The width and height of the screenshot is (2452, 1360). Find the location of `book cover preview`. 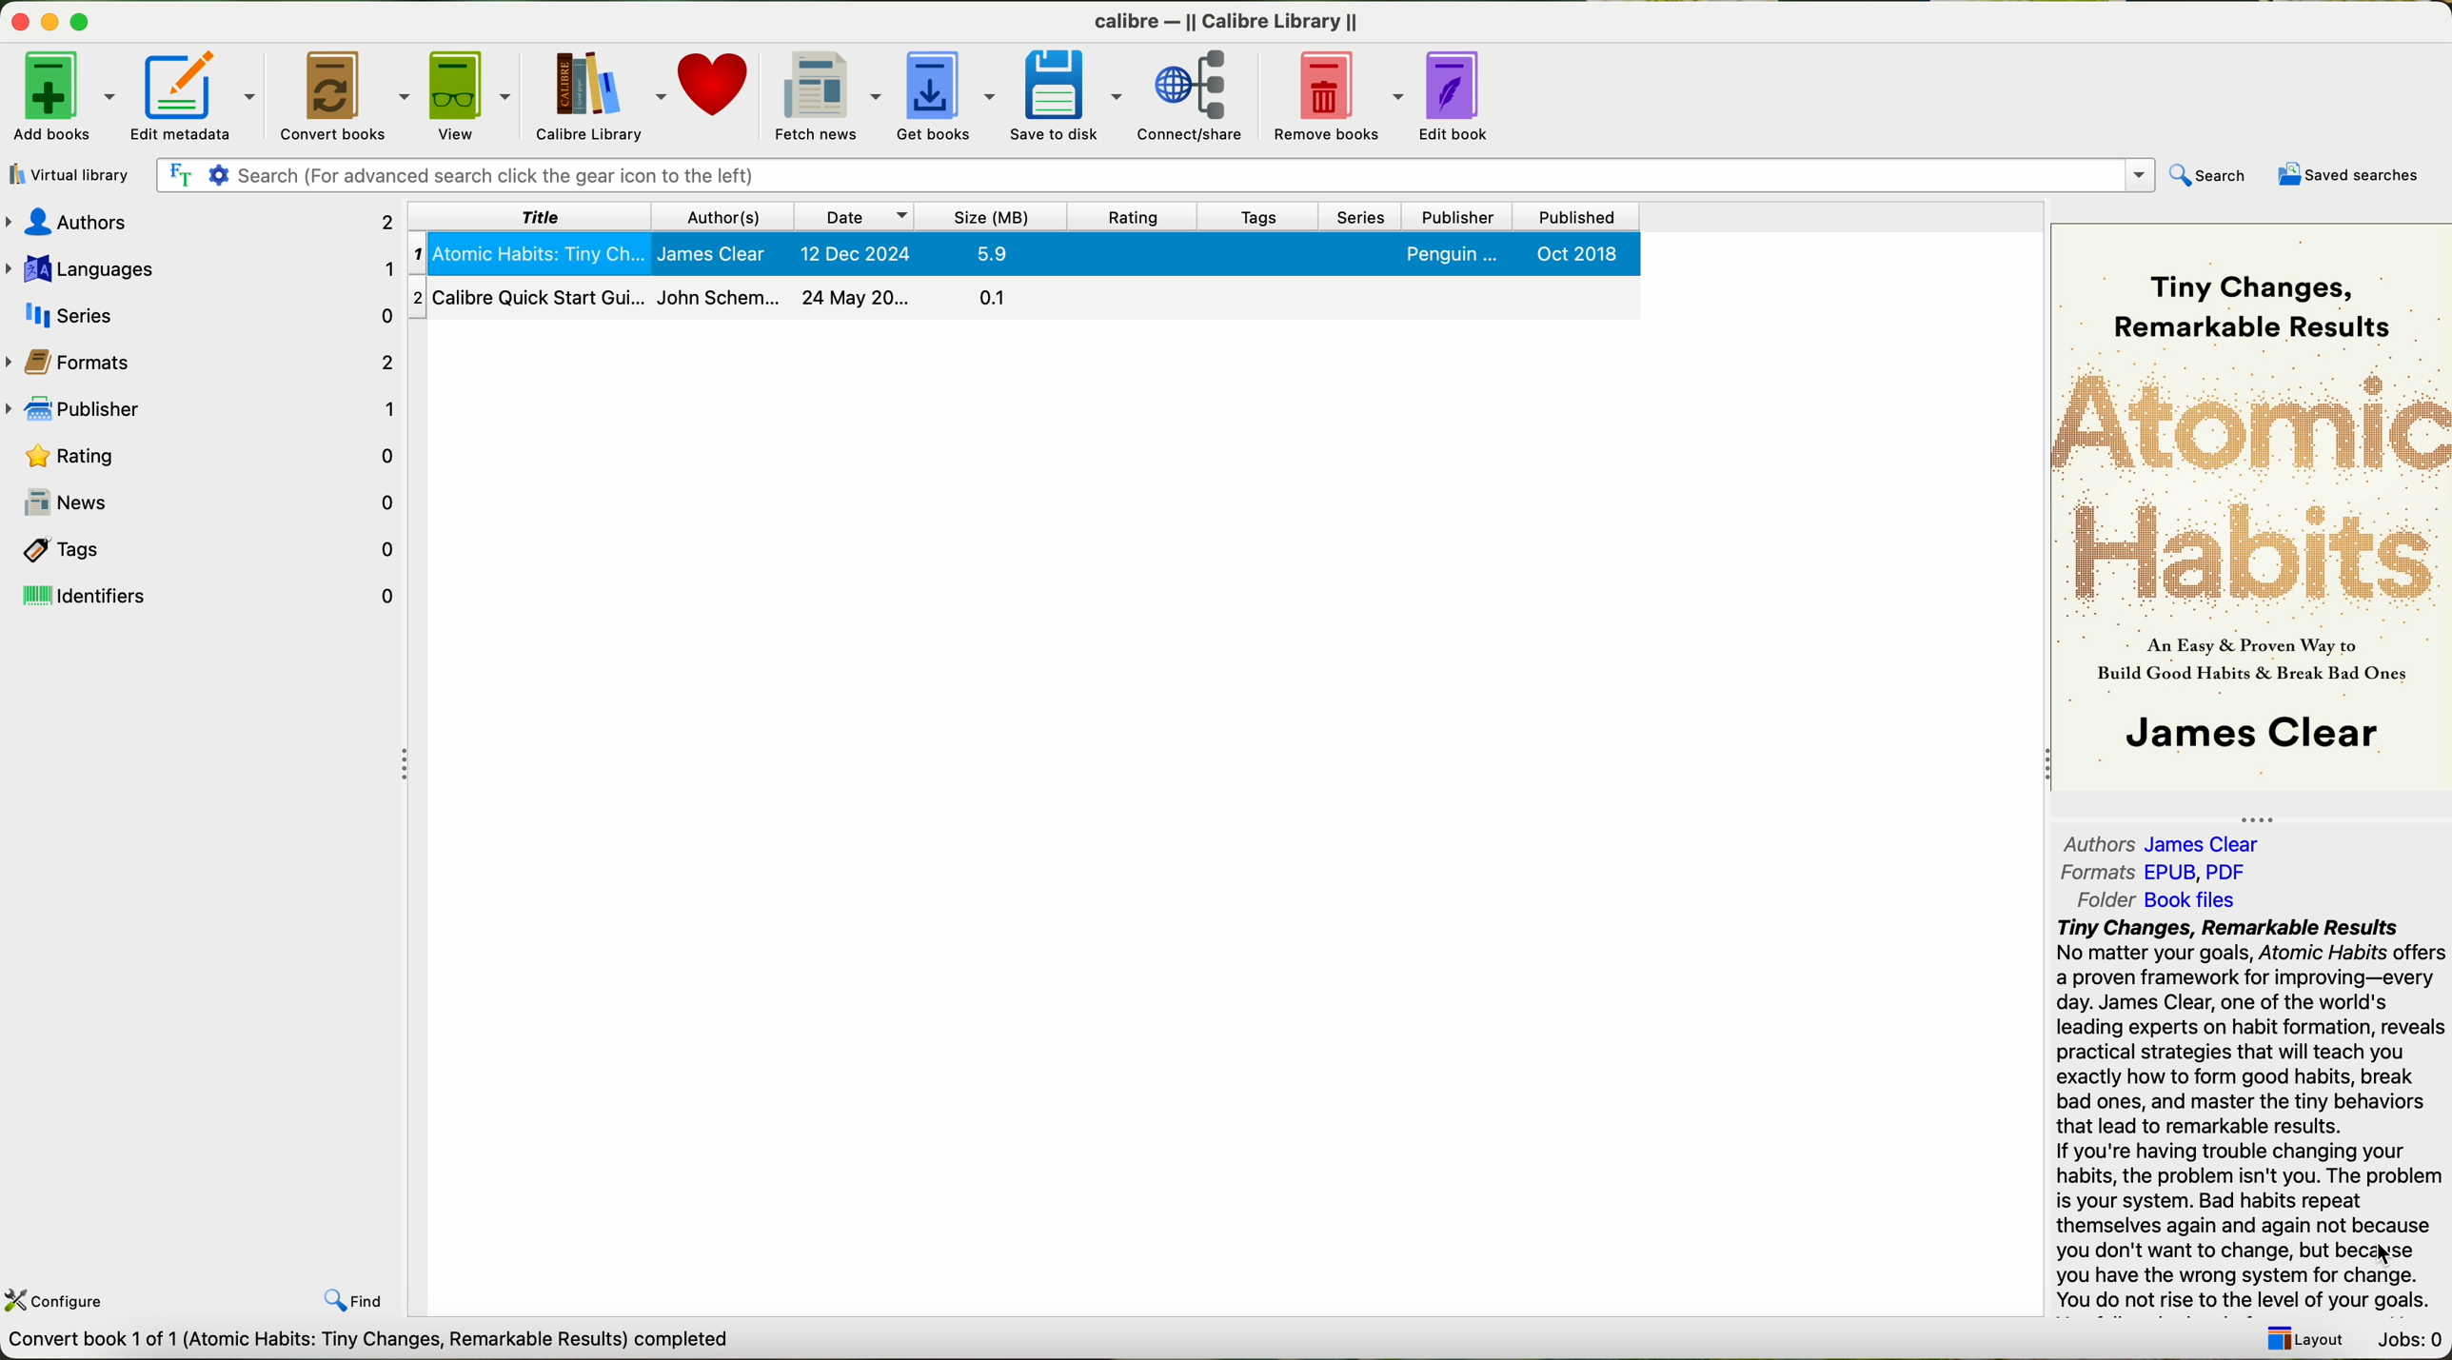

book cover preview is located at coordinates (2249, 510).